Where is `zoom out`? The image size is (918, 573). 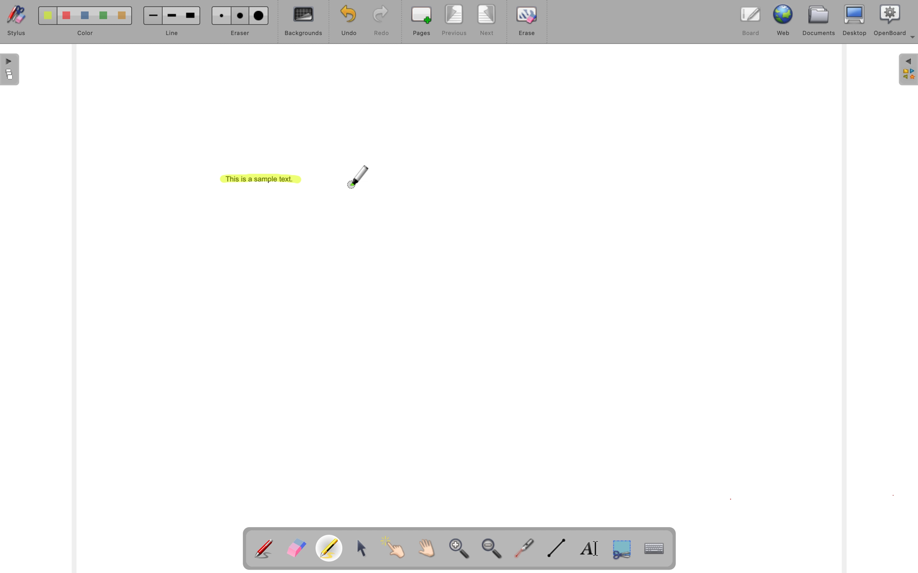 zoom out is located at coordinates (493, 549).